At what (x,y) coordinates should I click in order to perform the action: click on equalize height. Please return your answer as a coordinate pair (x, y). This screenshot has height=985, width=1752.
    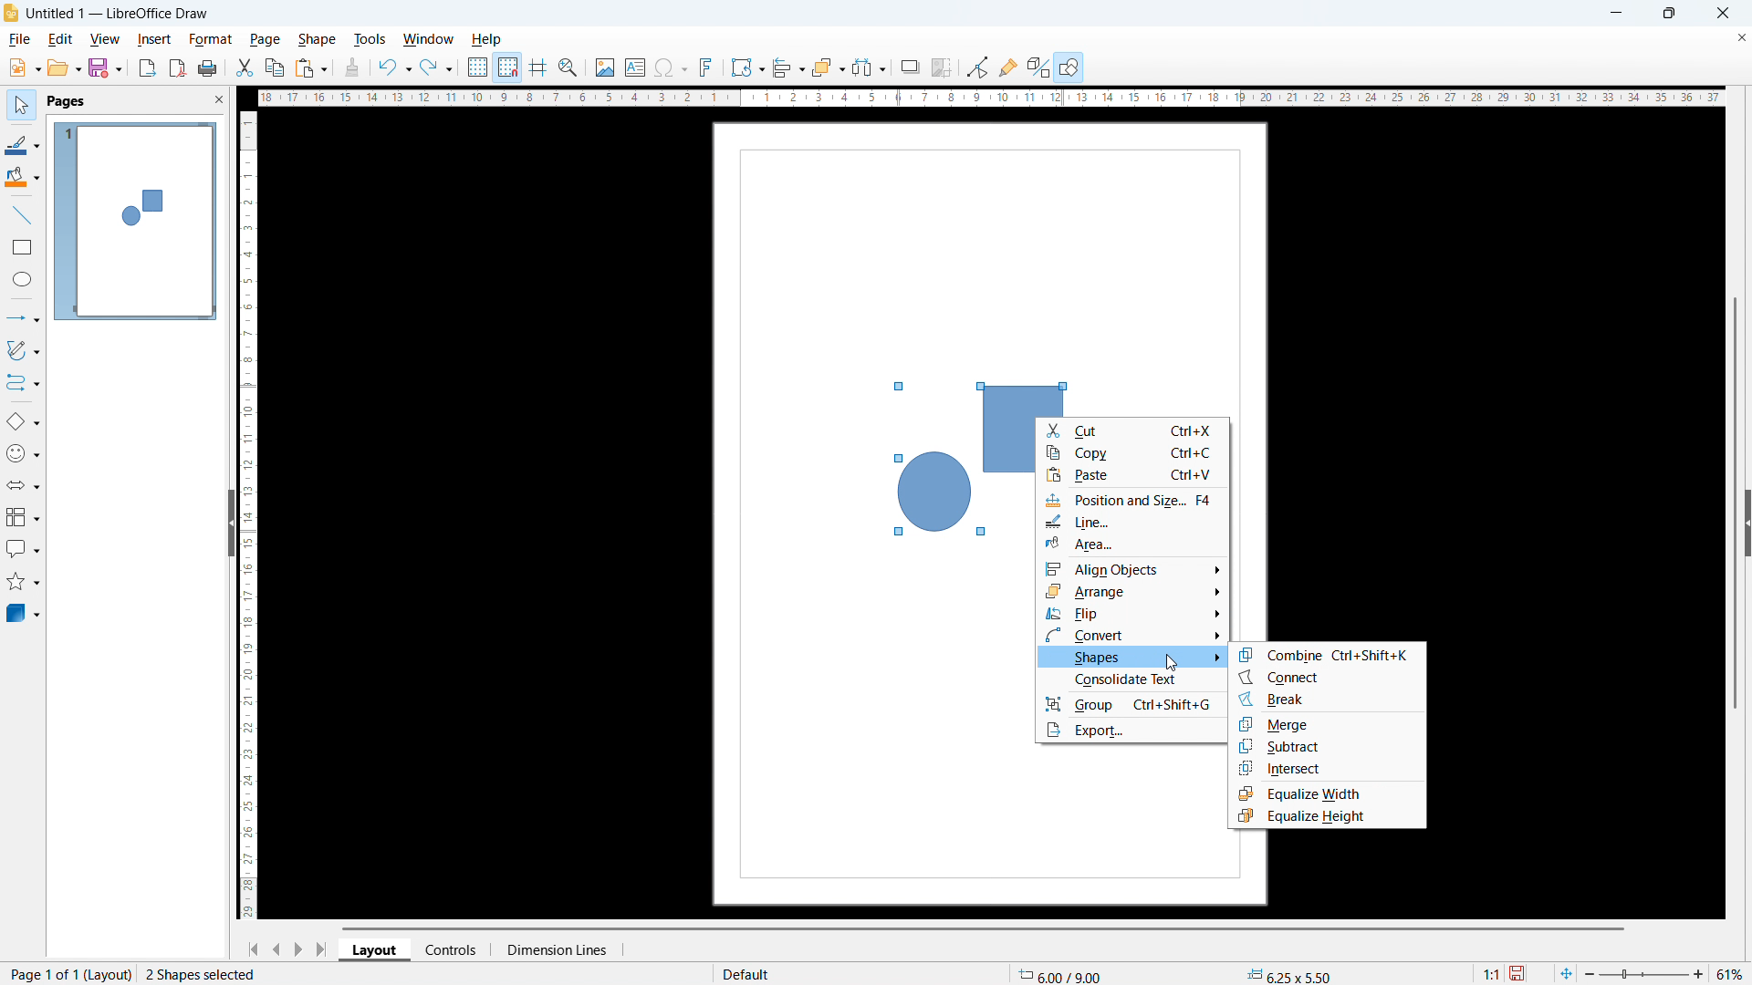
    Looking at the image, I should click on (1328, 817).